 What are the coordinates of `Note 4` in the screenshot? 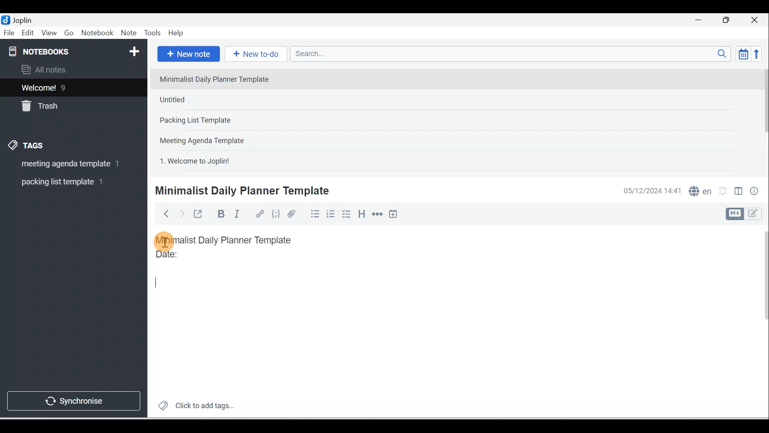 It's located at (213, 139).